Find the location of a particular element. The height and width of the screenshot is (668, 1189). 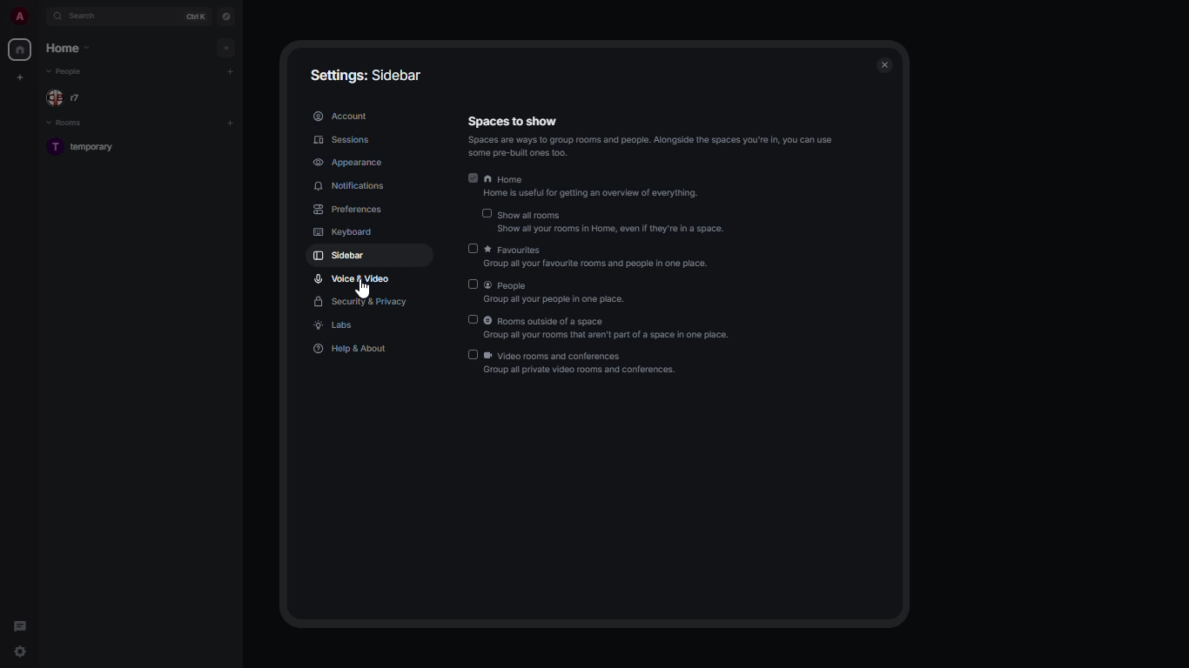

cursor is located at coordinates (21, 653).